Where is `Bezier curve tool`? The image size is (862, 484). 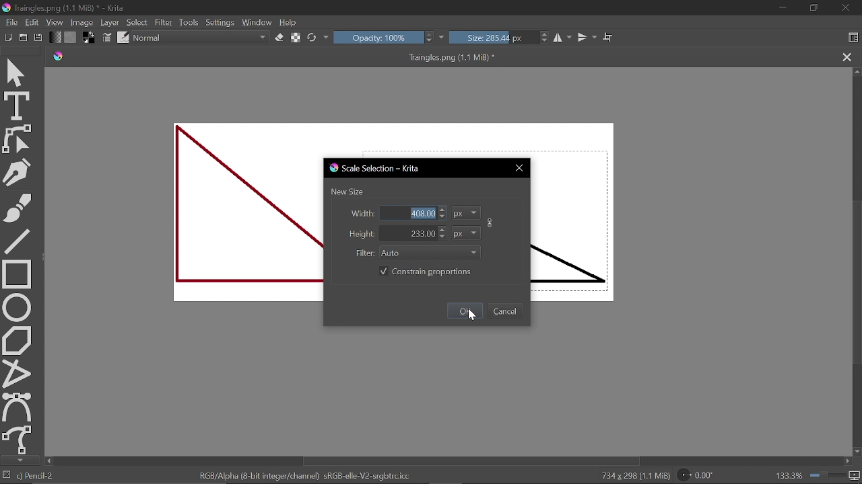 Bezier curve tool is located at coordinates (18, 406).